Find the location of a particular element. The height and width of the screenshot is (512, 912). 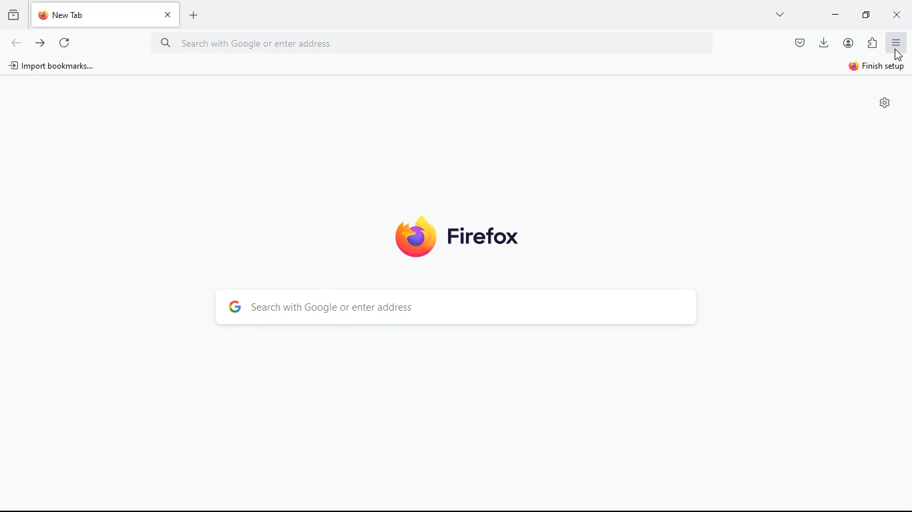

Search bar is located at coordinates (433, 44).